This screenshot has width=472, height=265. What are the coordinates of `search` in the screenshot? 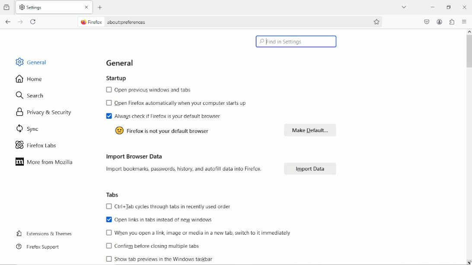 It's located at (30, 96).